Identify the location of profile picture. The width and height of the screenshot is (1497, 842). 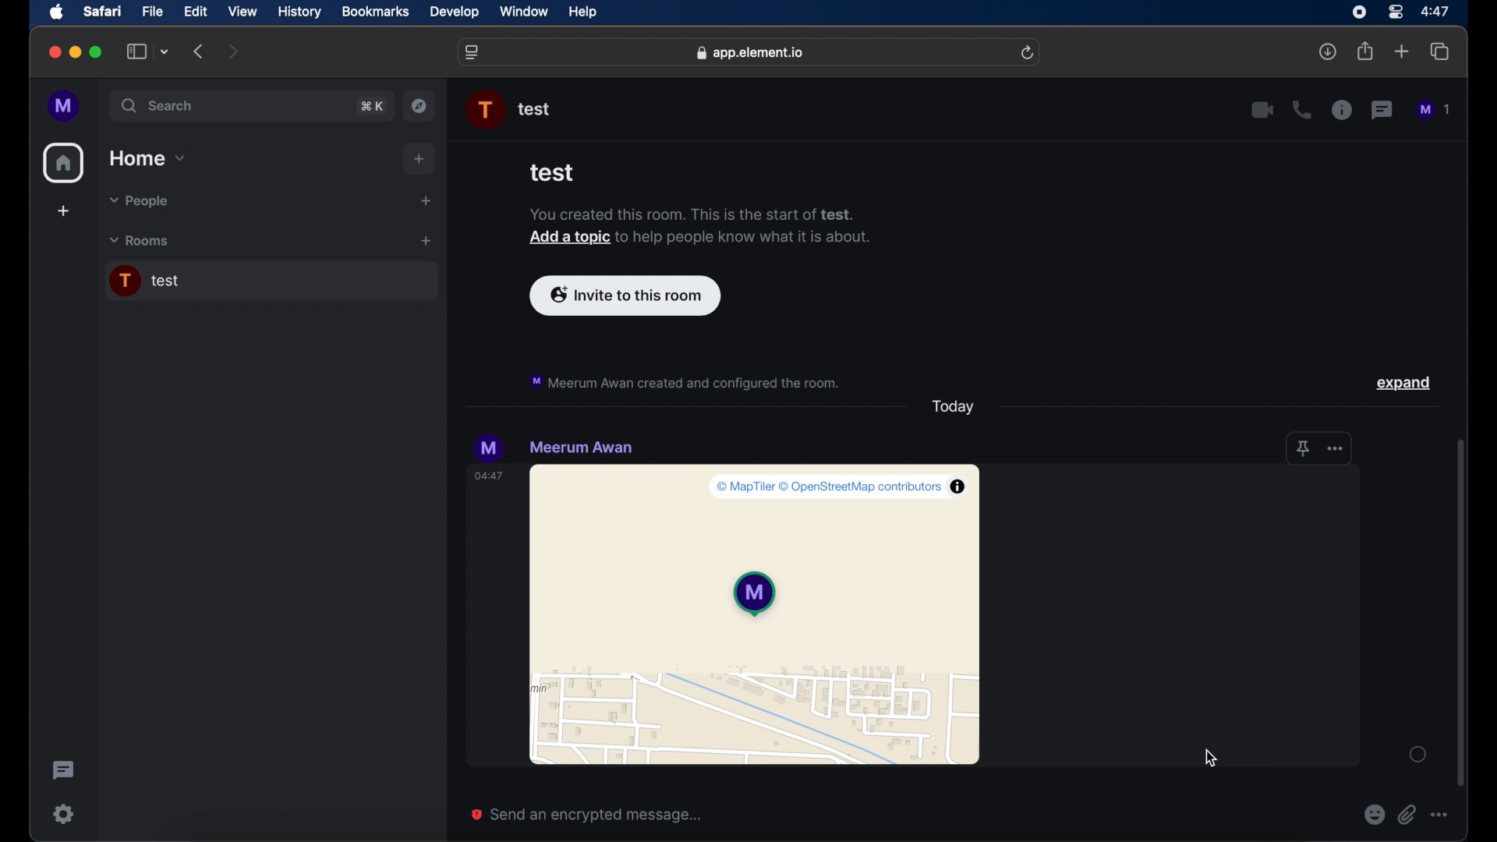
(487, 110).